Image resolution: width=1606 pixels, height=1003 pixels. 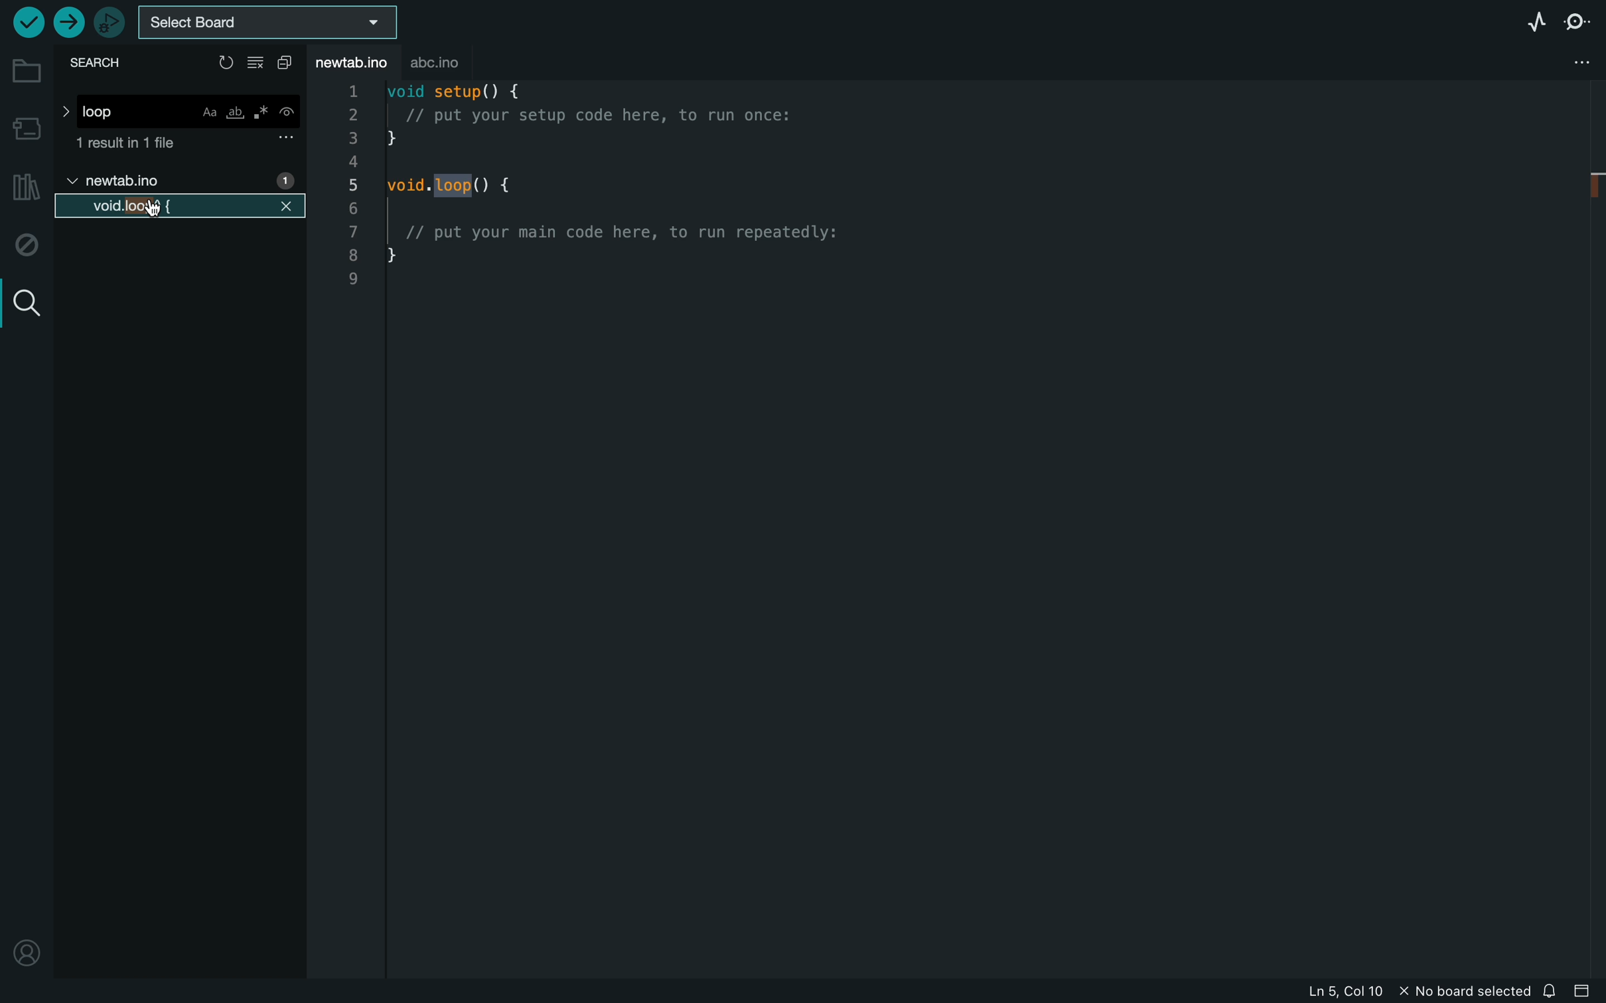 I want to click on clear, so click(x=257, y=63).